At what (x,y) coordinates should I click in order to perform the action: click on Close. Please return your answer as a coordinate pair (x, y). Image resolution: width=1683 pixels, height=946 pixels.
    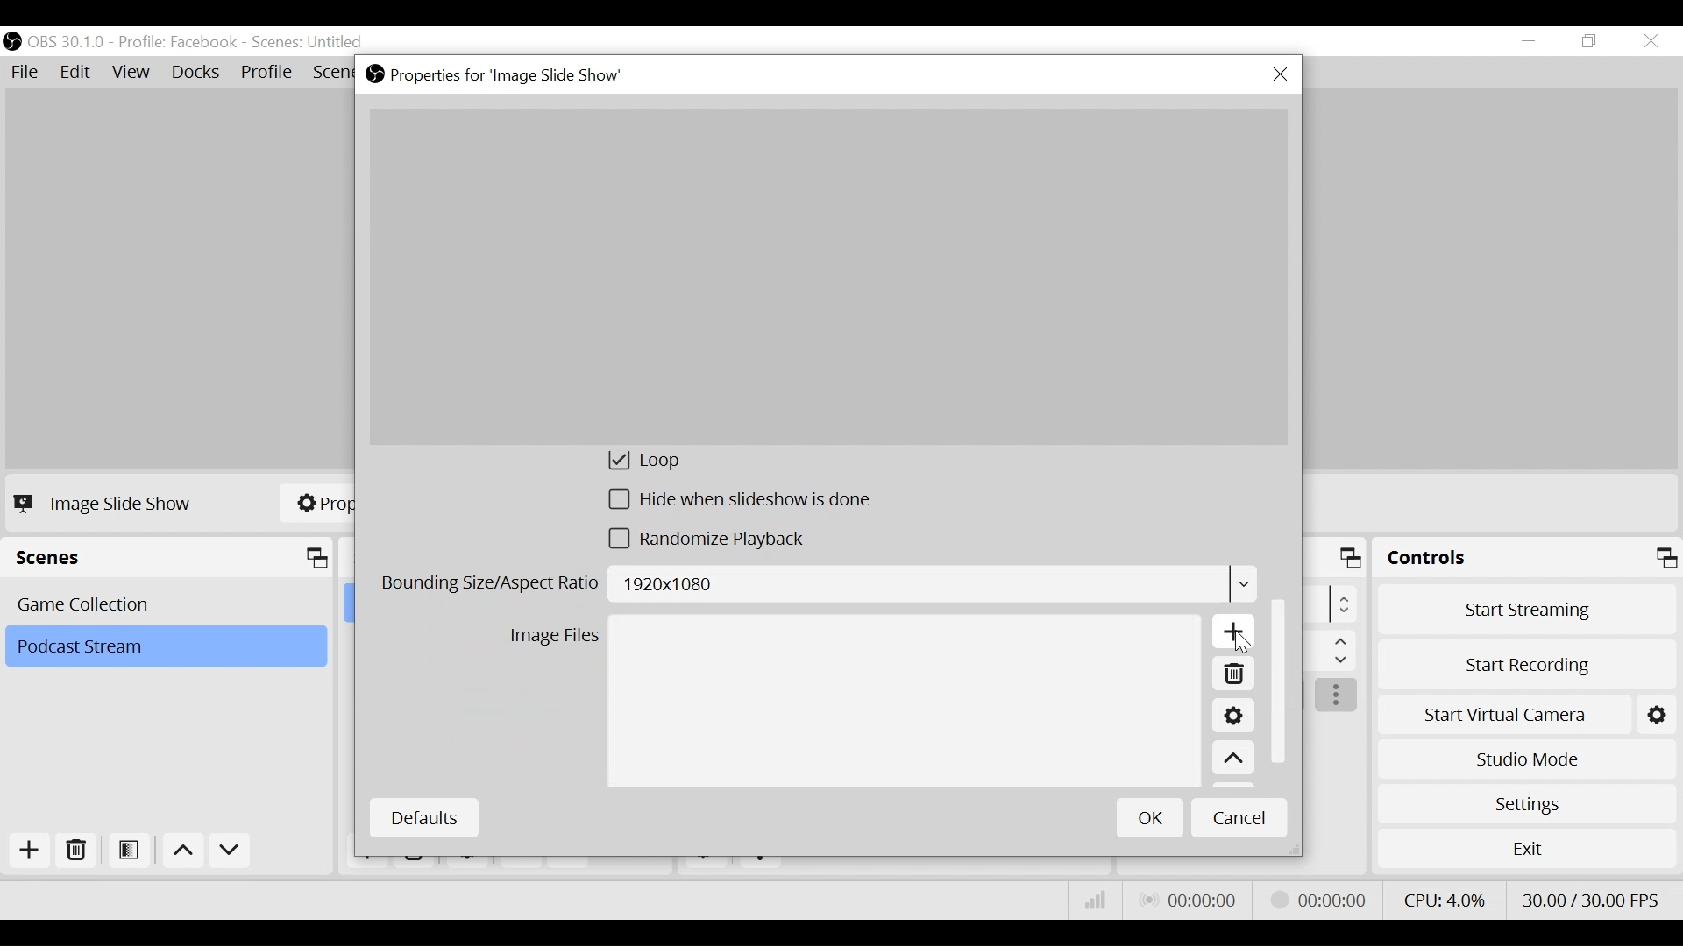
    Looking at the image, I should click on (1280, 75).